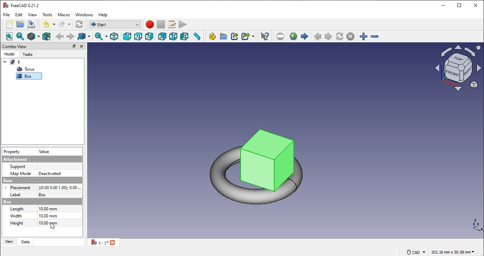  I want to click on macro recording, so click(150, 25).